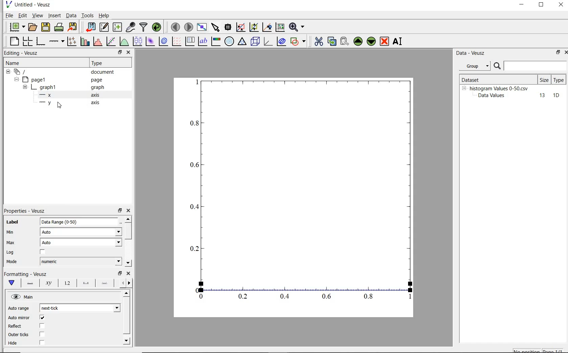 This screenshot has width=568, height=353. What do you see at coordinates (17, 27) in the screenshot?
I see `new document` at bounding box center [17, 27].